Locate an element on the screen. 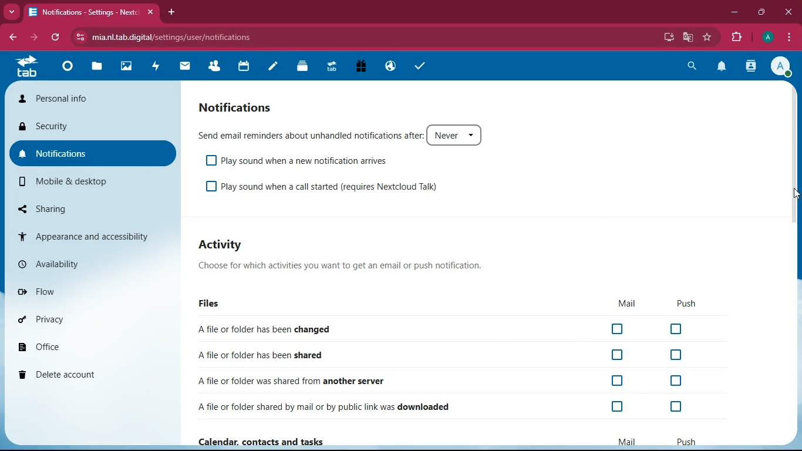  forward is located at coordinates (32, 38).